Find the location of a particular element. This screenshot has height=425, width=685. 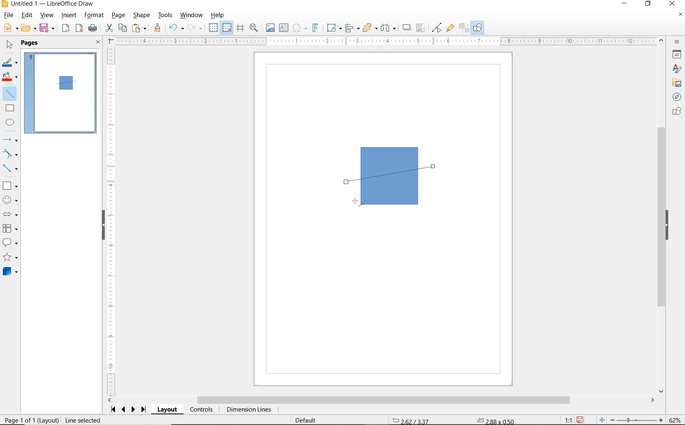

ALIGN OBJECTS is located at coordinates (352, 28).